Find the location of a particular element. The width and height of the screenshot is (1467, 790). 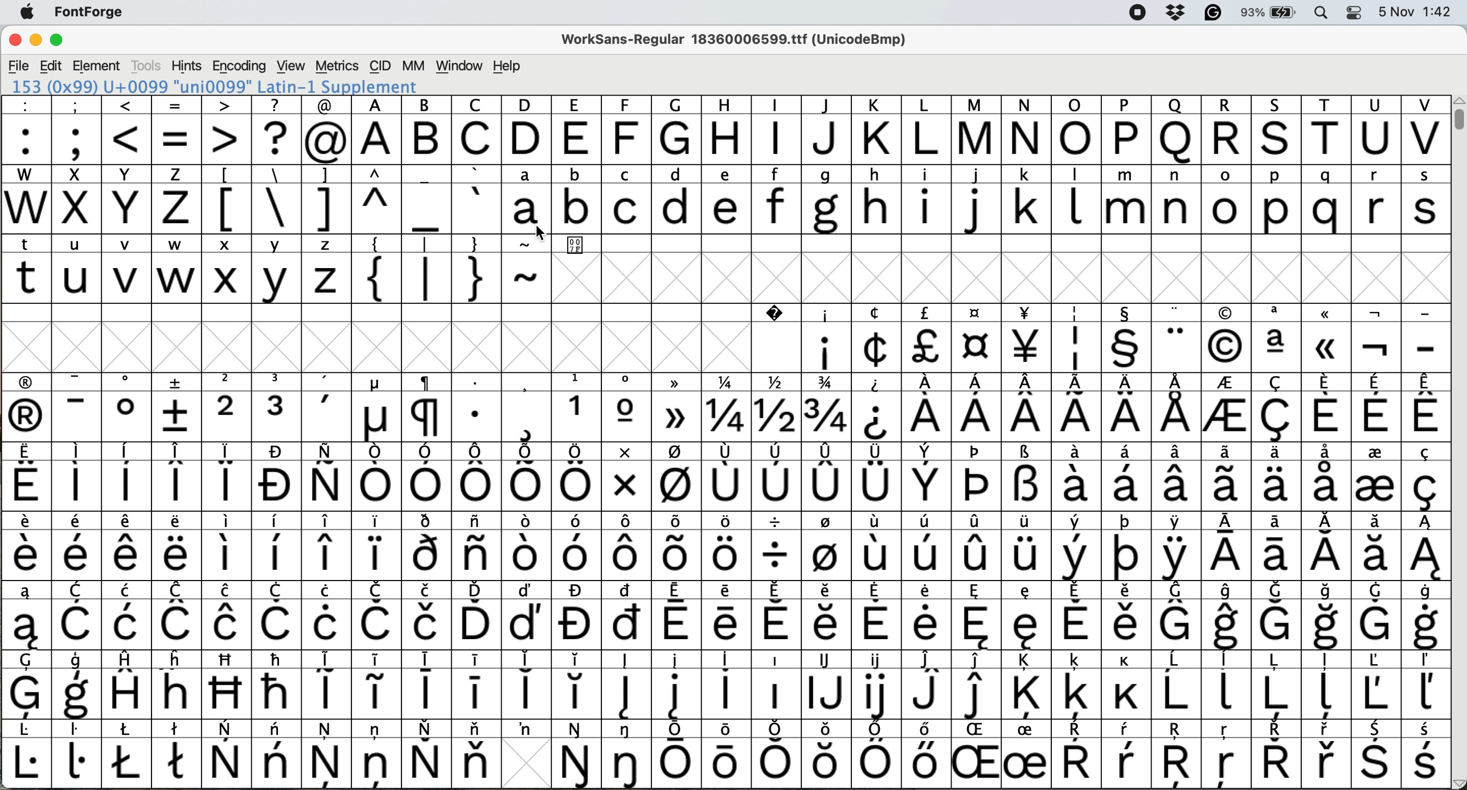

symbol is located at coordinates (1427, 407).